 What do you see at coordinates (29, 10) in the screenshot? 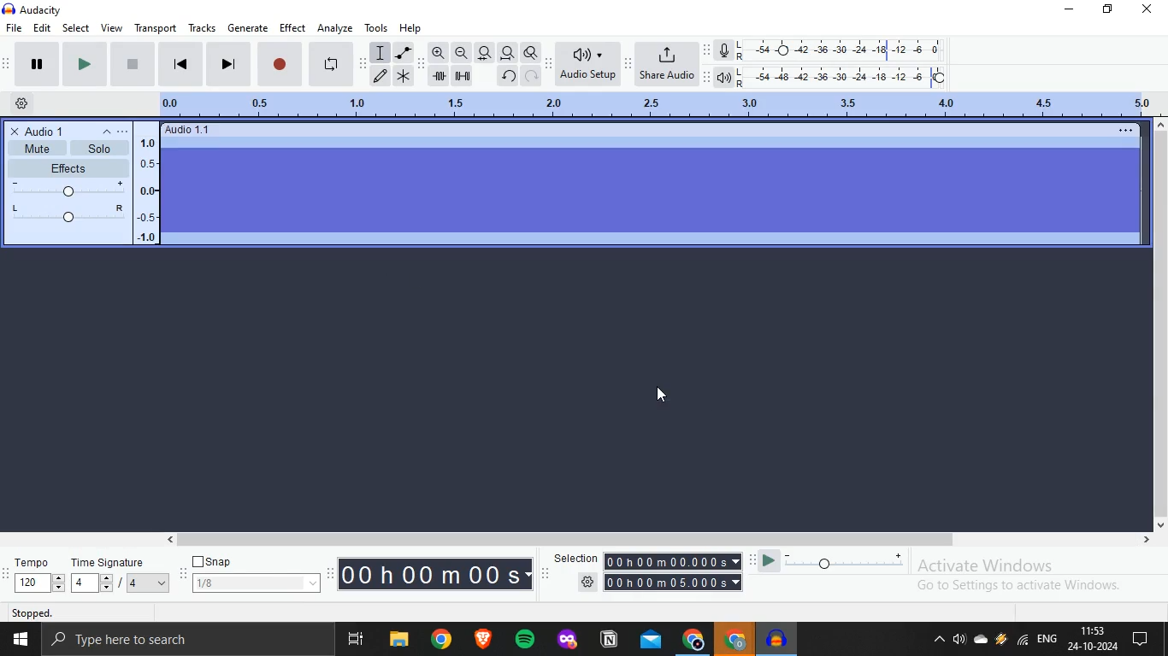
I see `Audacity` at bounding box center [29, 10].